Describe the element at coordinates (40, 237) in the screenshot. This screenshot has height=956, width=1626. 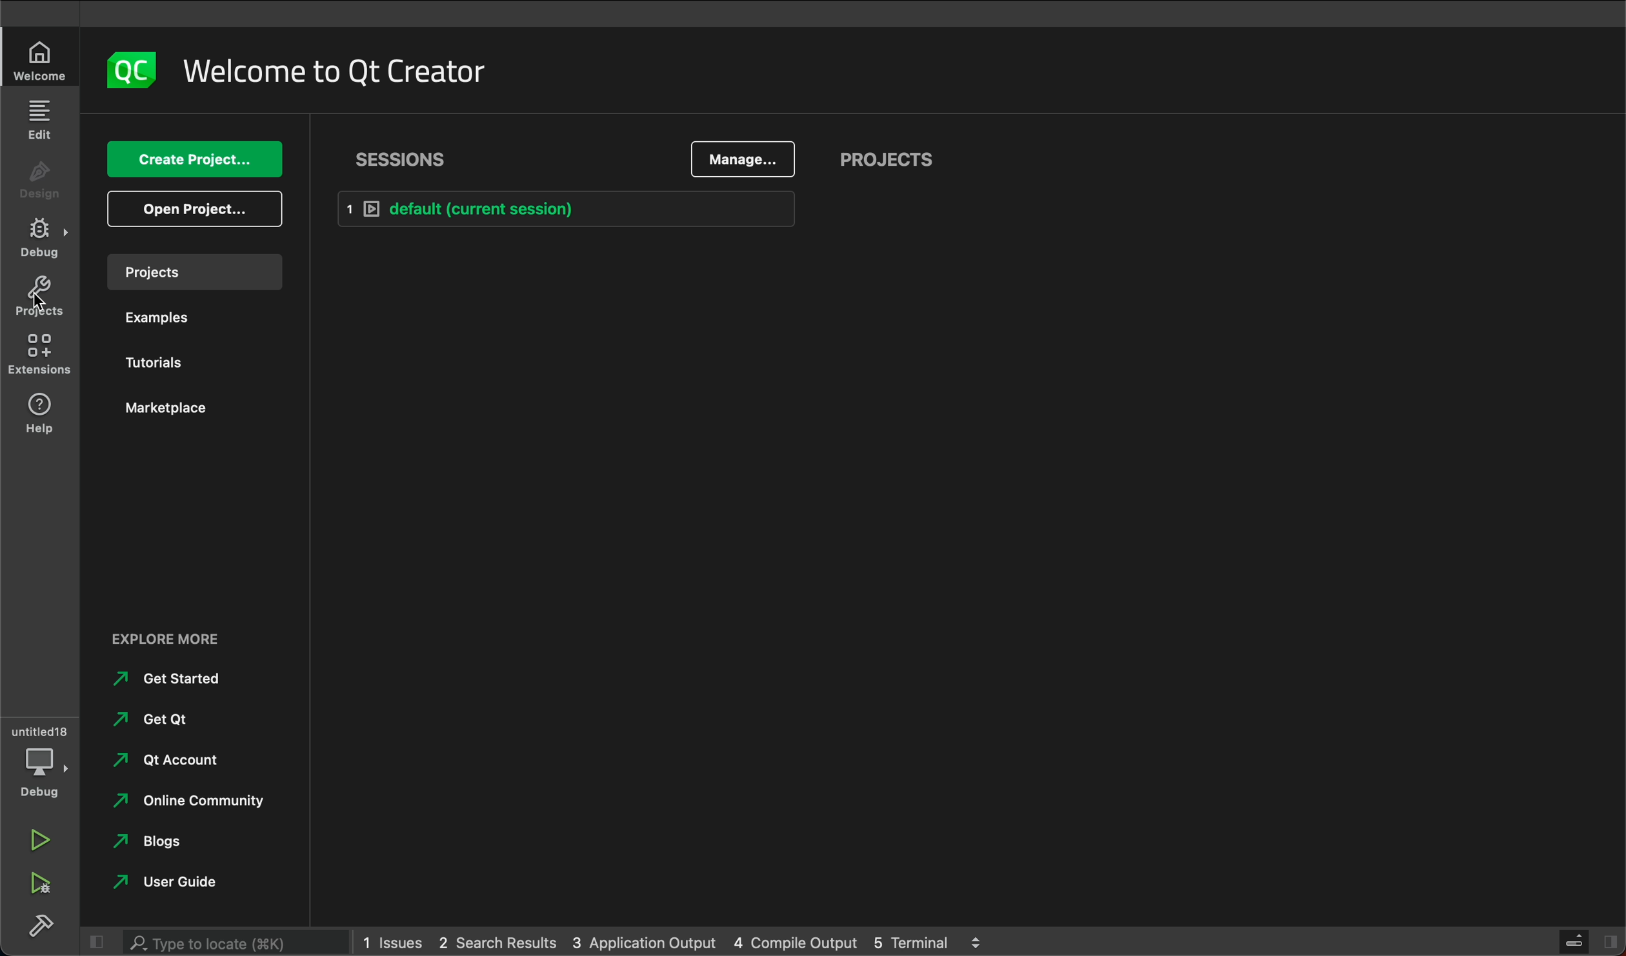
I see `debug` at that location.